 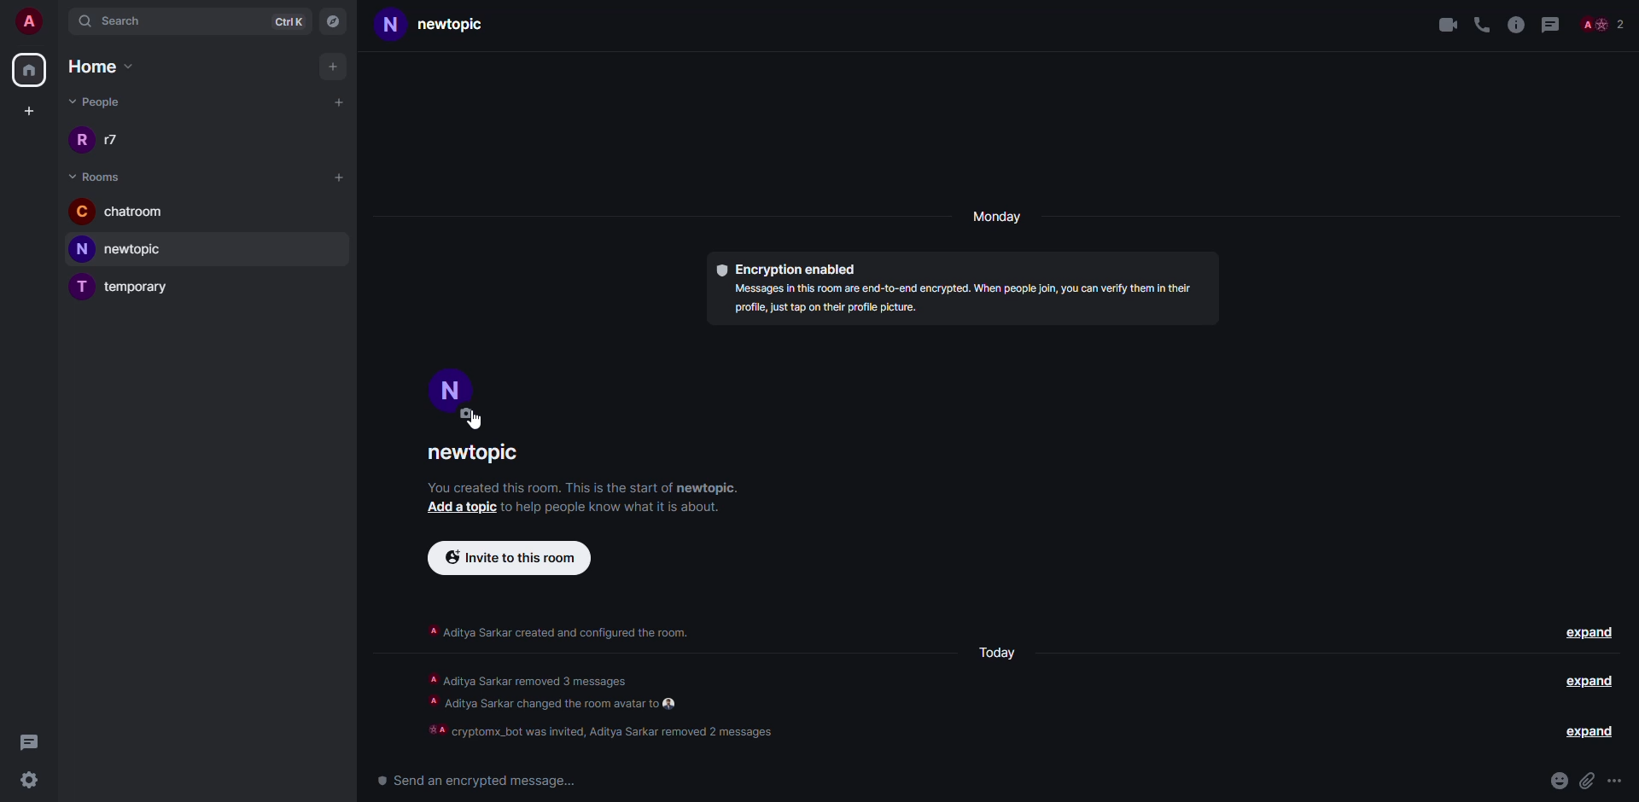 I want to click on invite to this room, so click(x=505, y=558).